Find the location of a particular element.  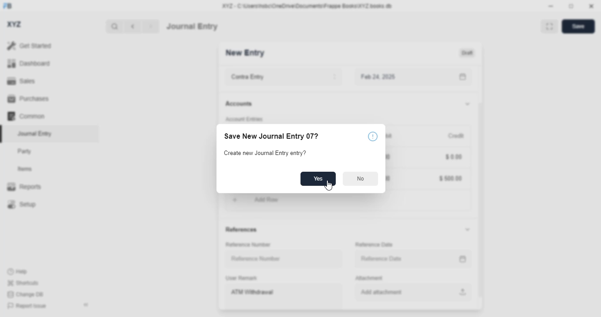

yes is located at coordinates (318, 178).